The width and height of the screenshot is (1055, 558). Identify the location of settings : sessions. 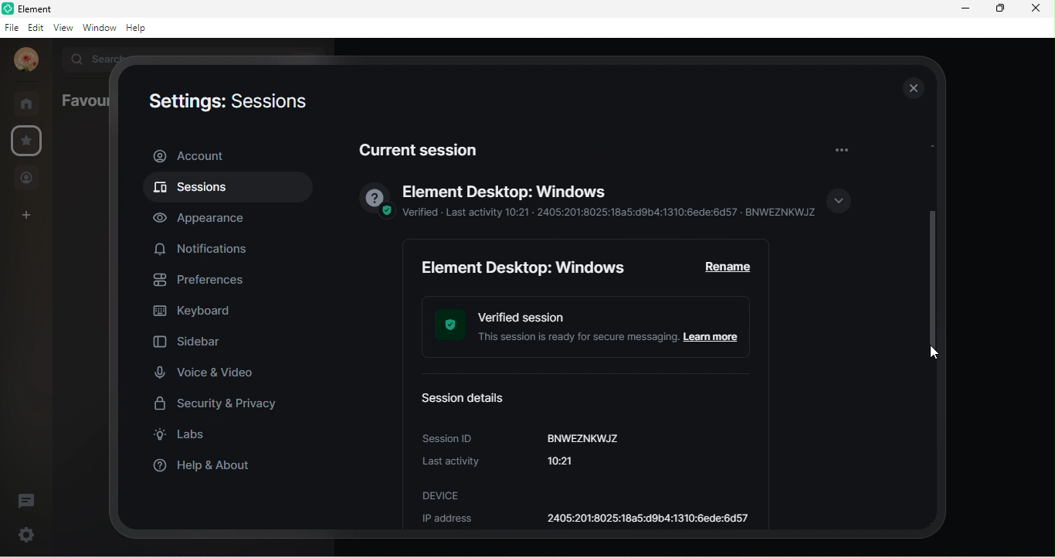
(226, 104).